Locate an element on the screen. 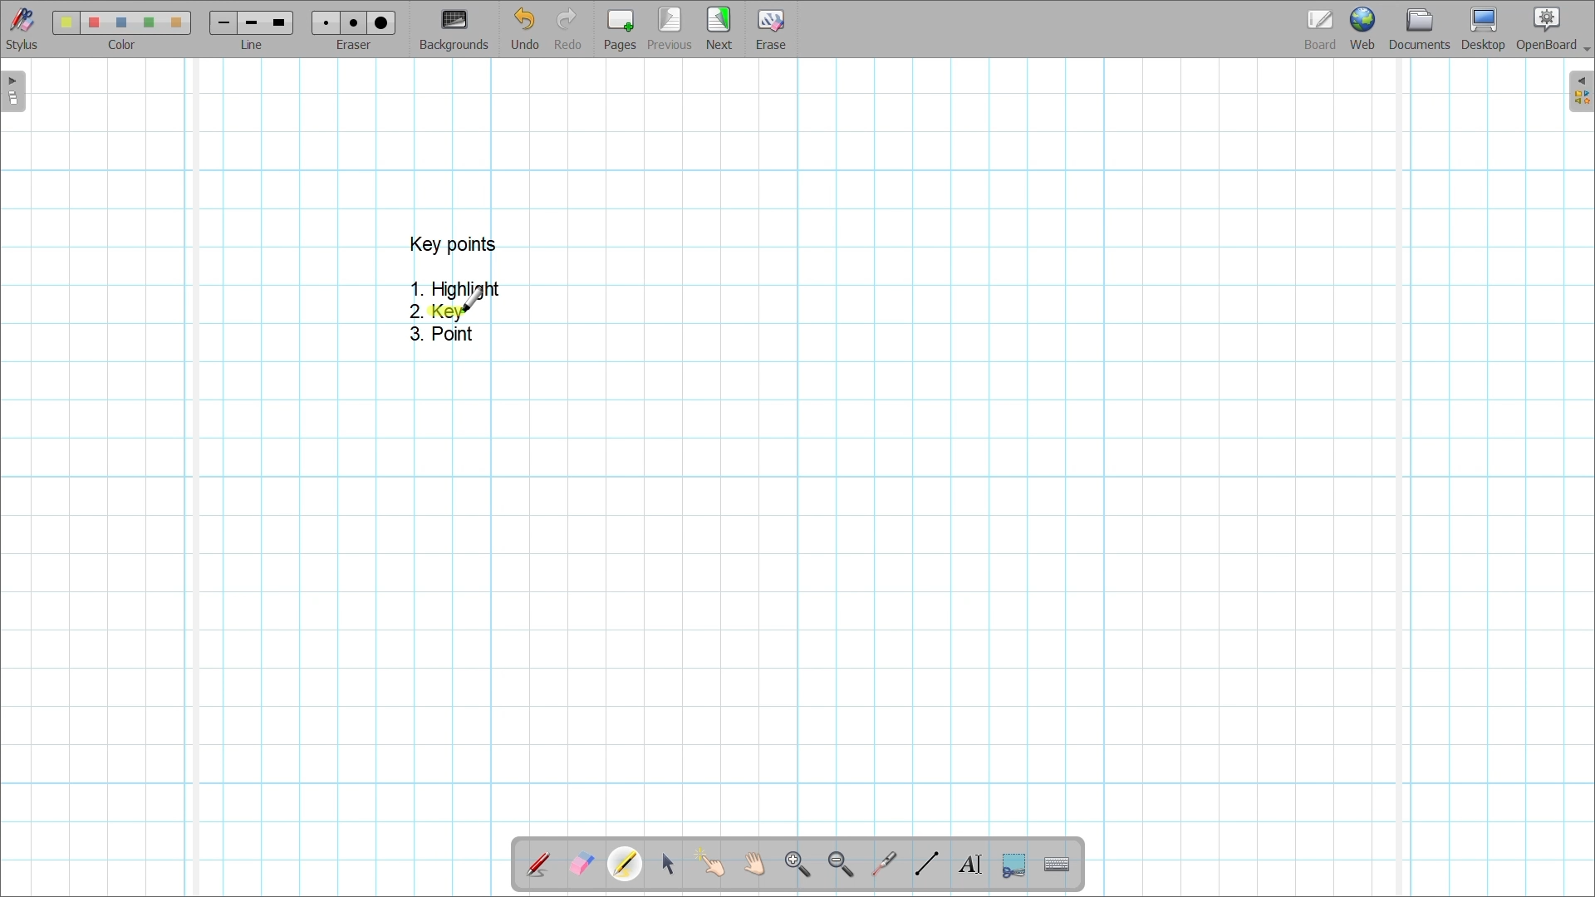  line 2 is located at coordinates (249, 23).